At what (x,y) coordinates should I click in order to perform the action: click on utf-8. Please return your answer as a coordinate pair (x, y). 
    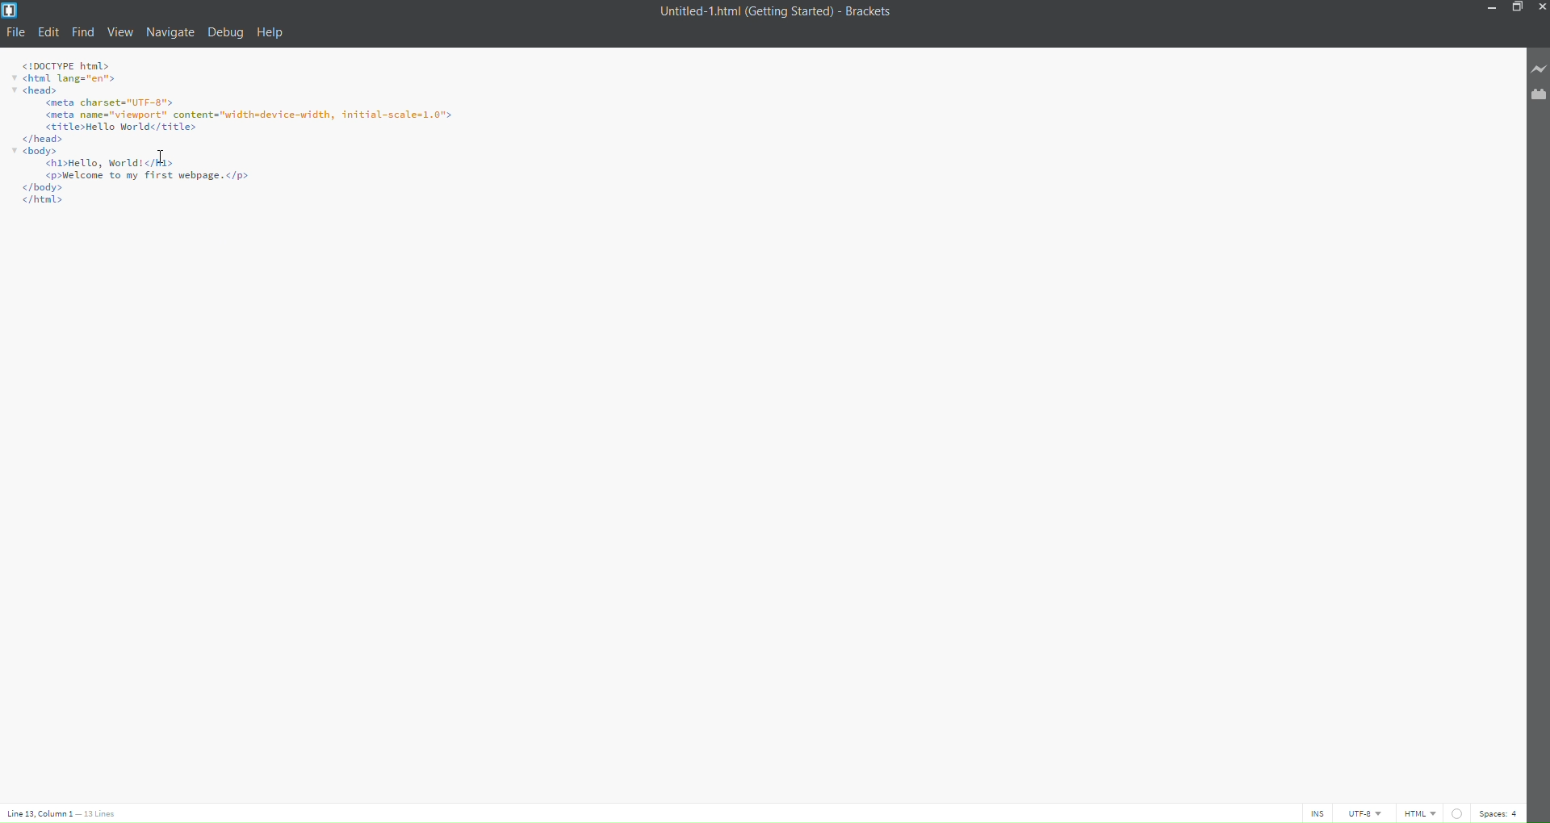
    Looking at the image, I should click on (1364, 813).